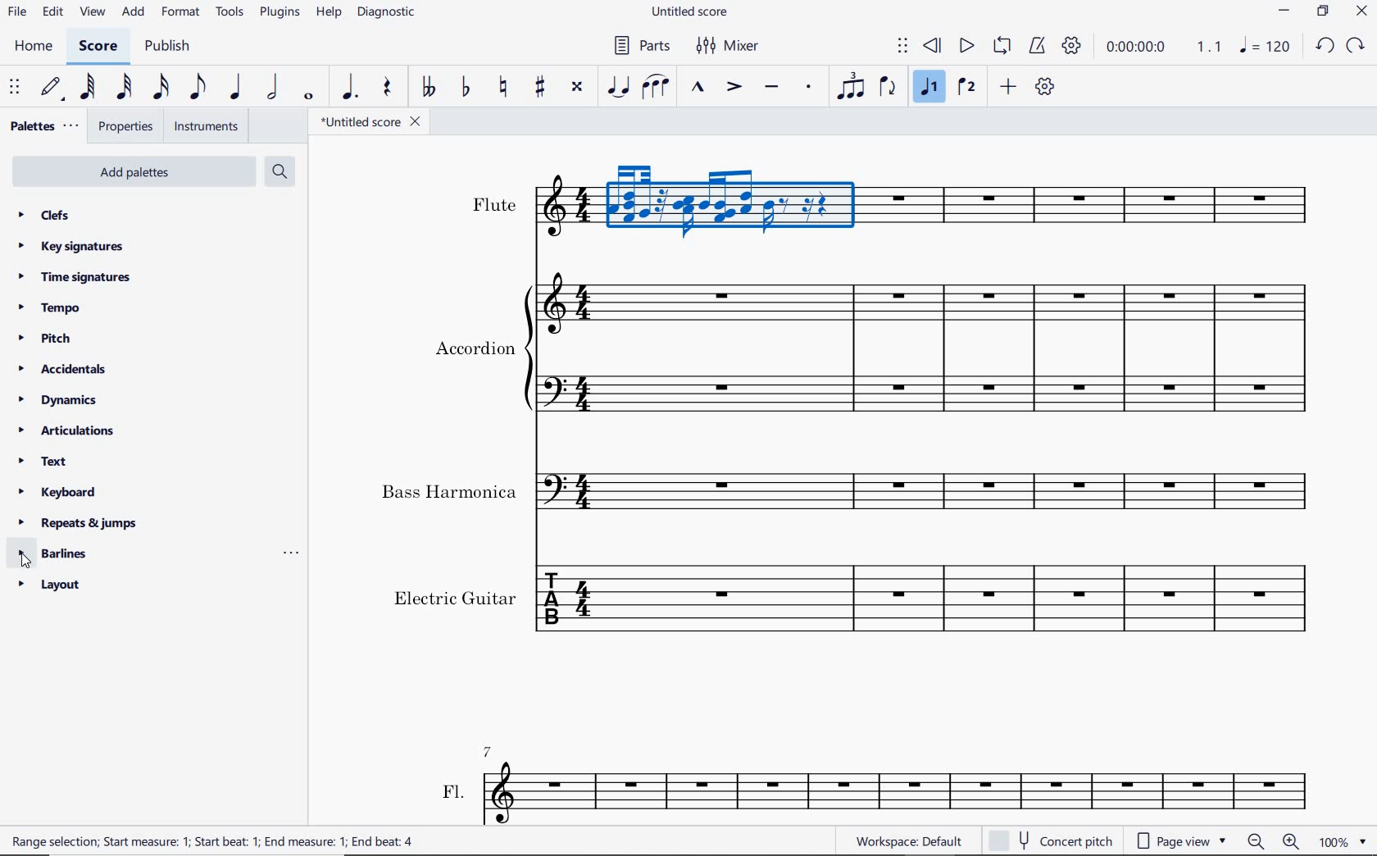 The height and width of the screenshot is (856, 1377). I want to click on page view, so click(1185, 839).